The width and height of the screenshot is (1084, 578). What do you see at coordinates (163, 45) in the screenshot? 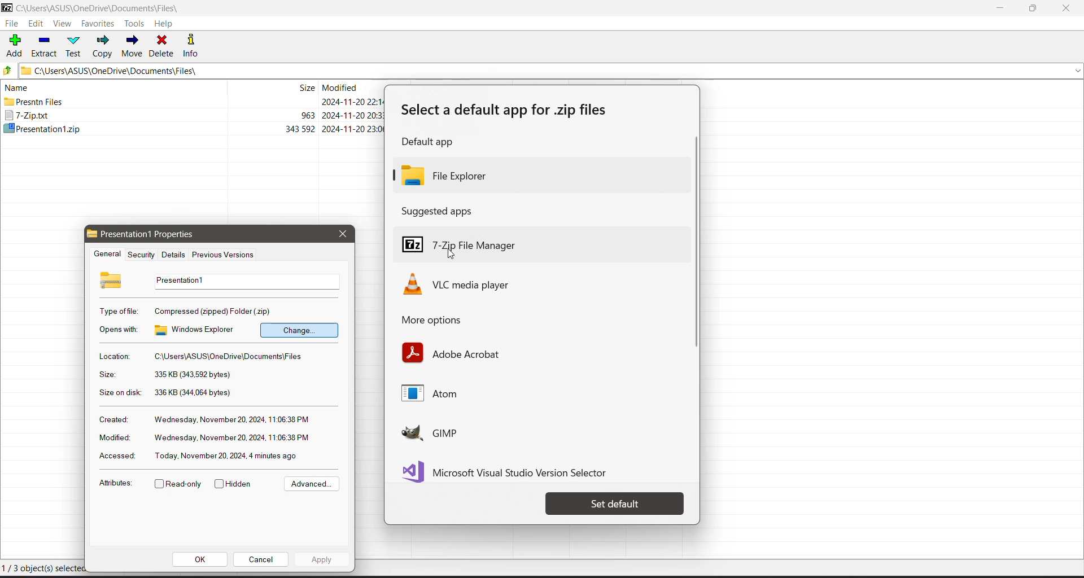
I see `Delete` at bounding box center [163, 45].